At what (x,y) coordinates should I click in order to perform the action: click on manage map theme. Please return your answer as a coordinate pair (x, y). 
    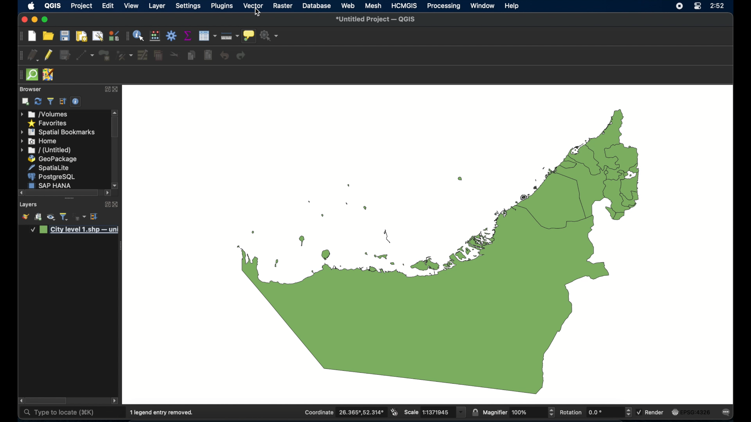
    Looking at the image, I should click on (50, 218).